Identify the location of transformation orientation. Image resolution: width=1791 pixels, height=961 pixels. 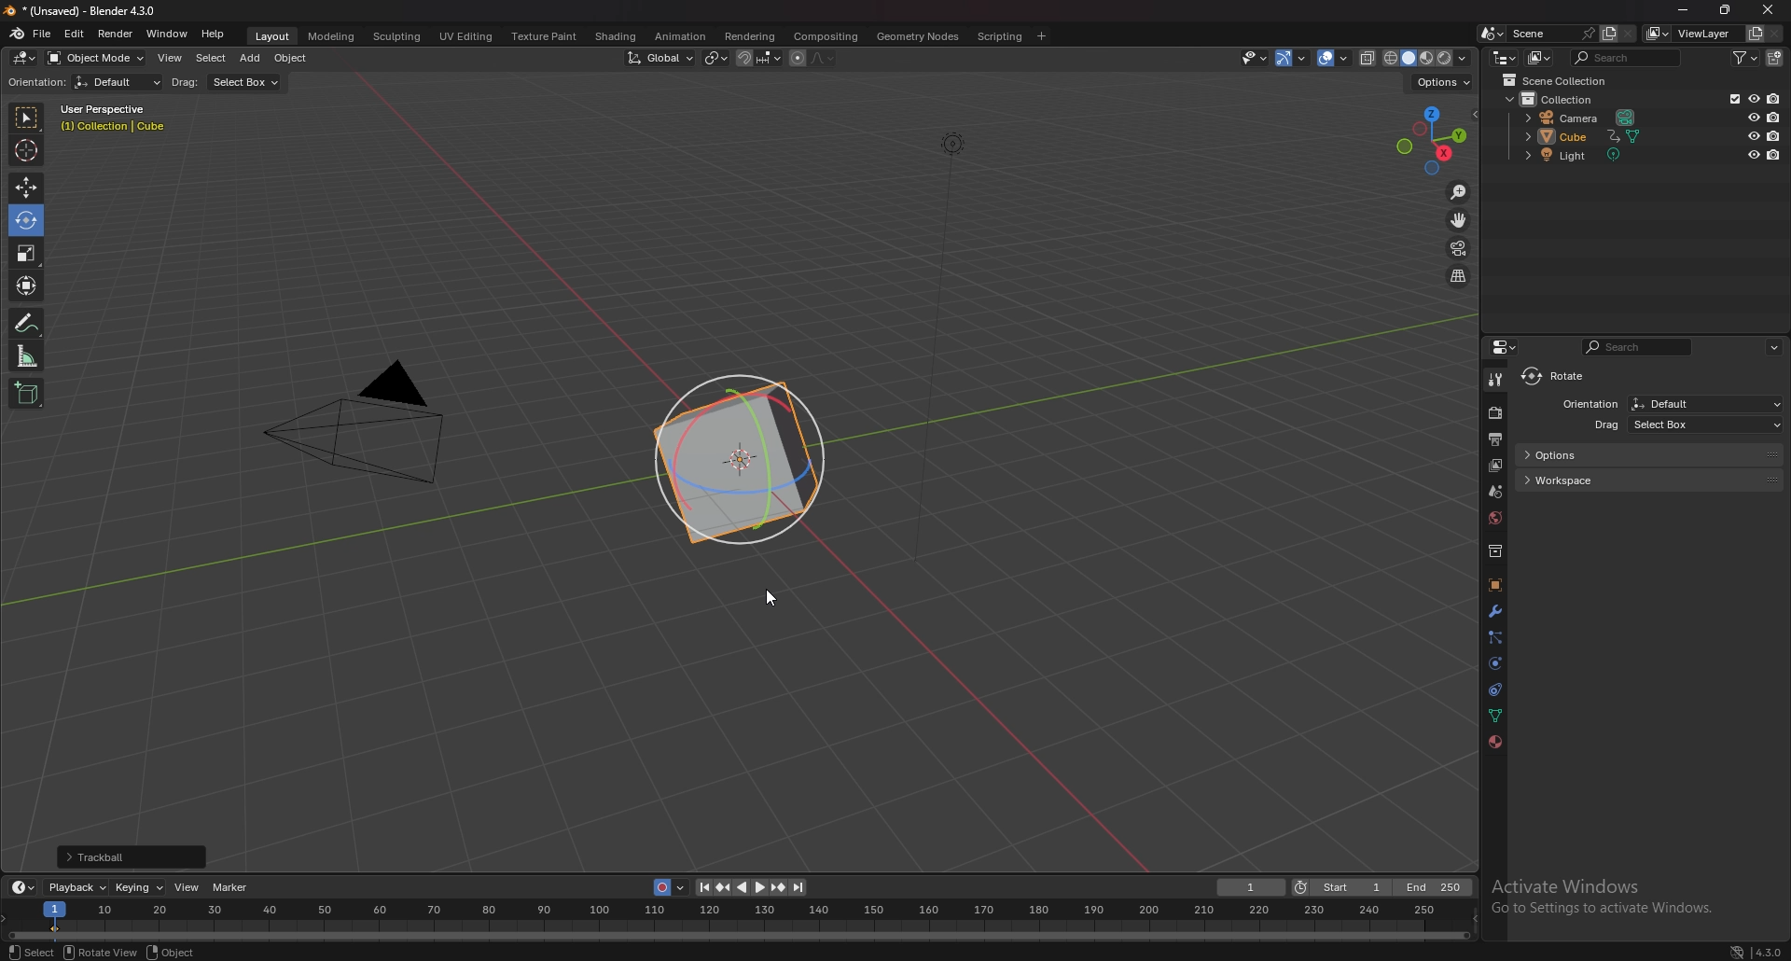
(660, 57).